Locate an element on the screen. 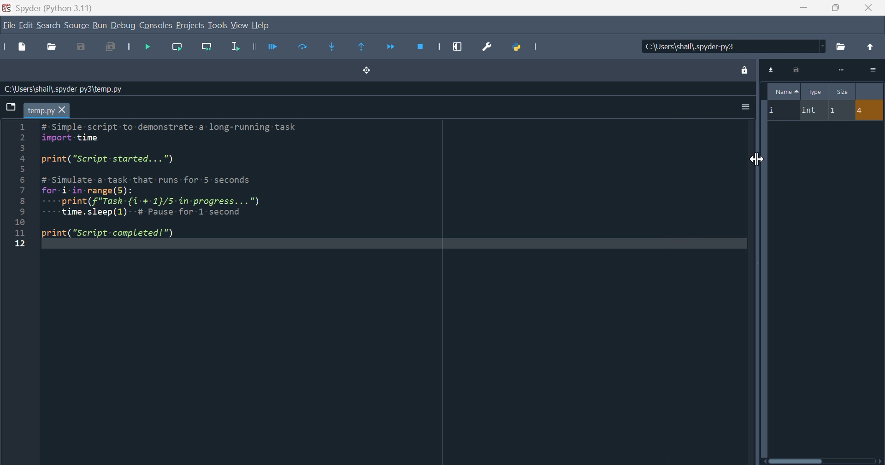  Maximise is located at coordinates (833, 8).